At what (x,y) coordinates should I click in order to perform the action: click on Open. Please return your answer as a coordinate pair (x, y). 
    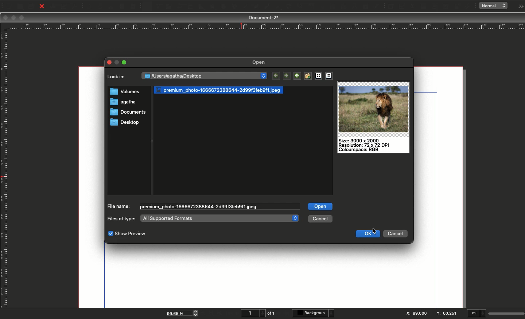
    Looking at the image, I should click on (320, 206).